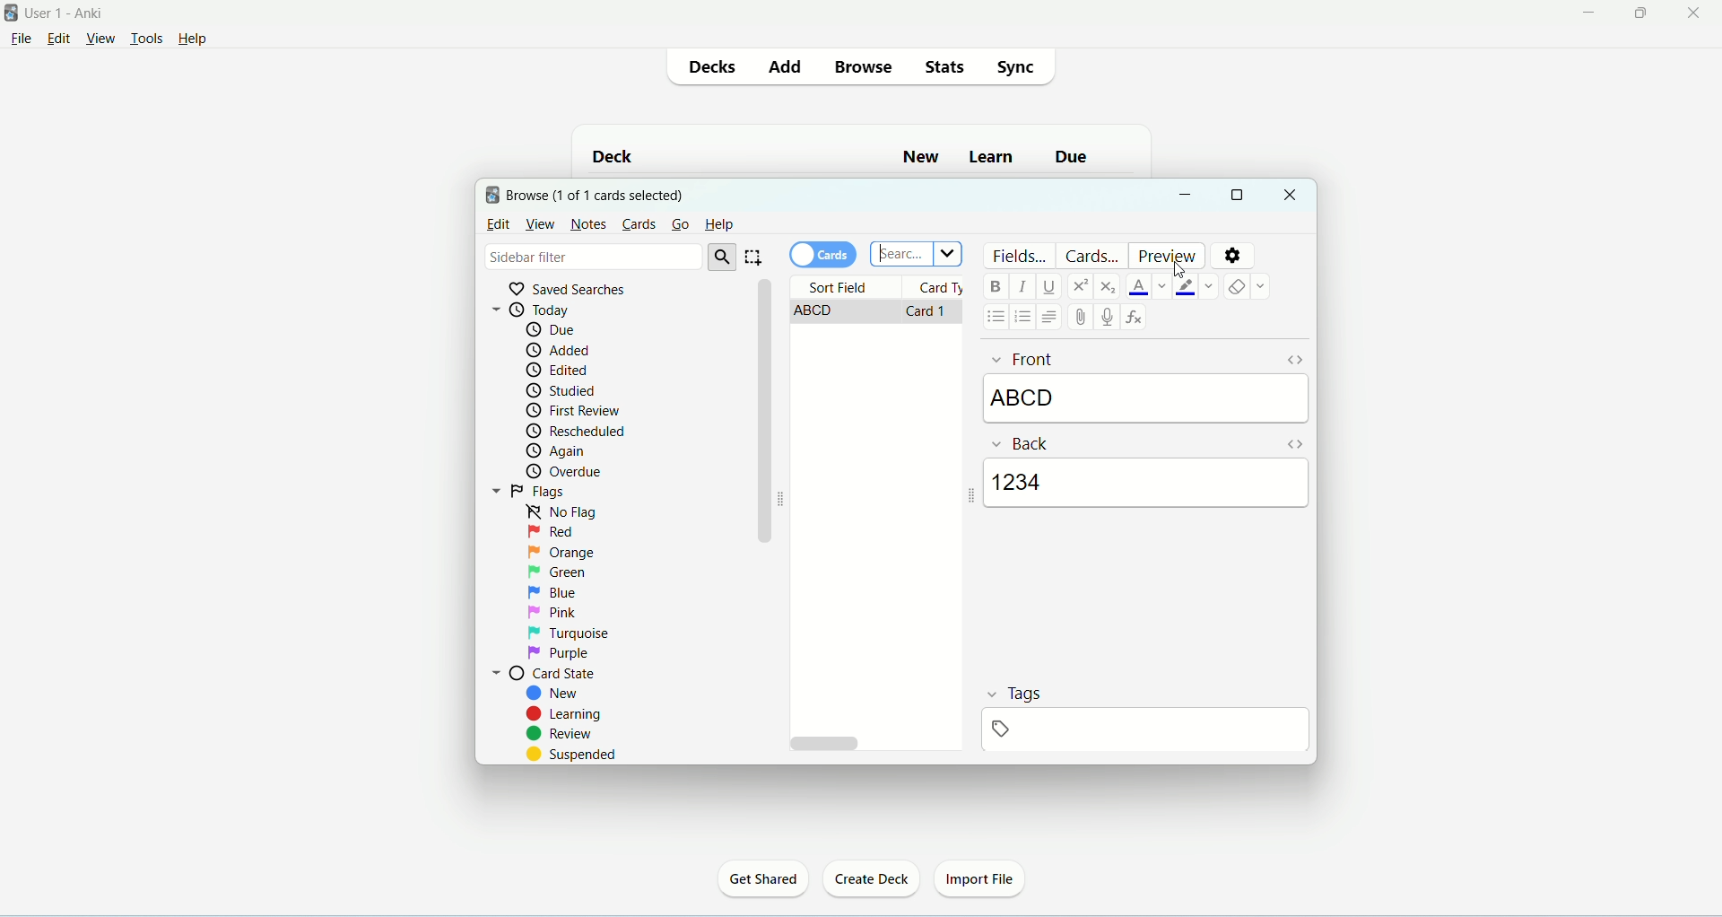 The image size is (1722, 917). What do you see at coordinates (1020, 441) in the screenshot?
I see `back` at bounding box center [1020, 441].